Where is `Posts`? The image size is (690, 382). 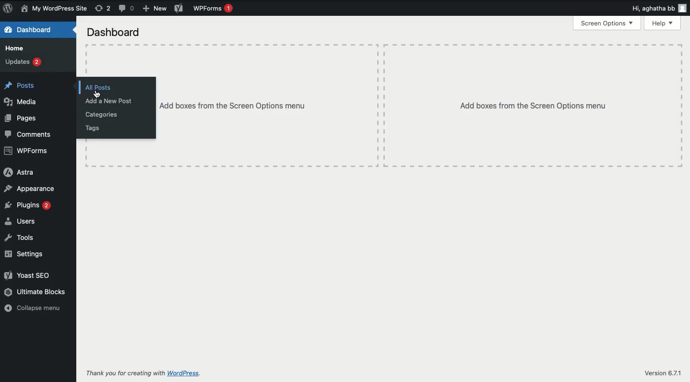 Posts is located at coordinates (24, 84).